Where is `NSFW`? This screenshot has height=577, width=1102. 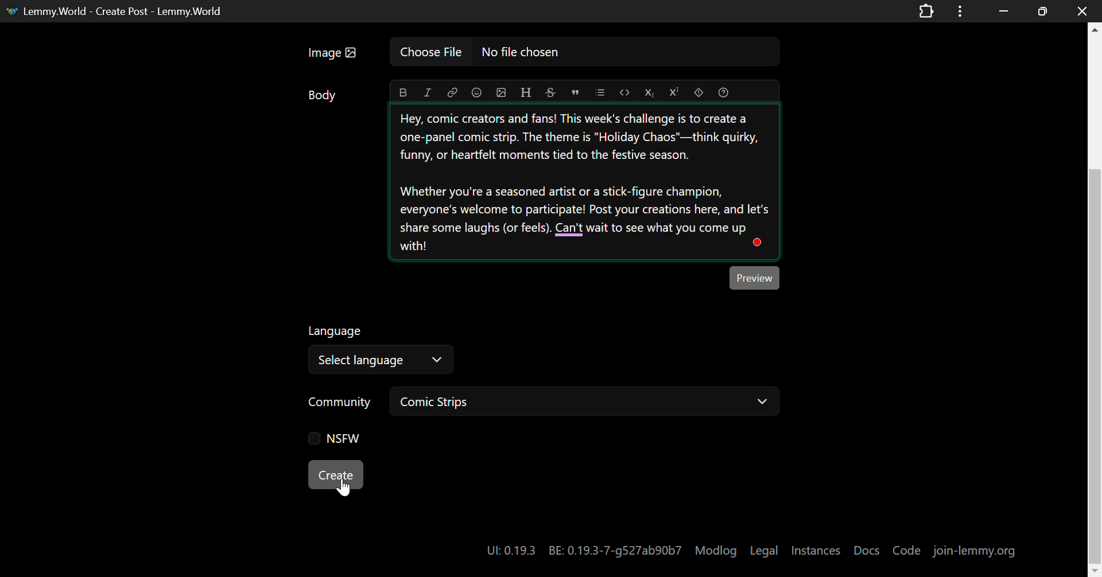
NSFW is located at coordinates (336, 440).